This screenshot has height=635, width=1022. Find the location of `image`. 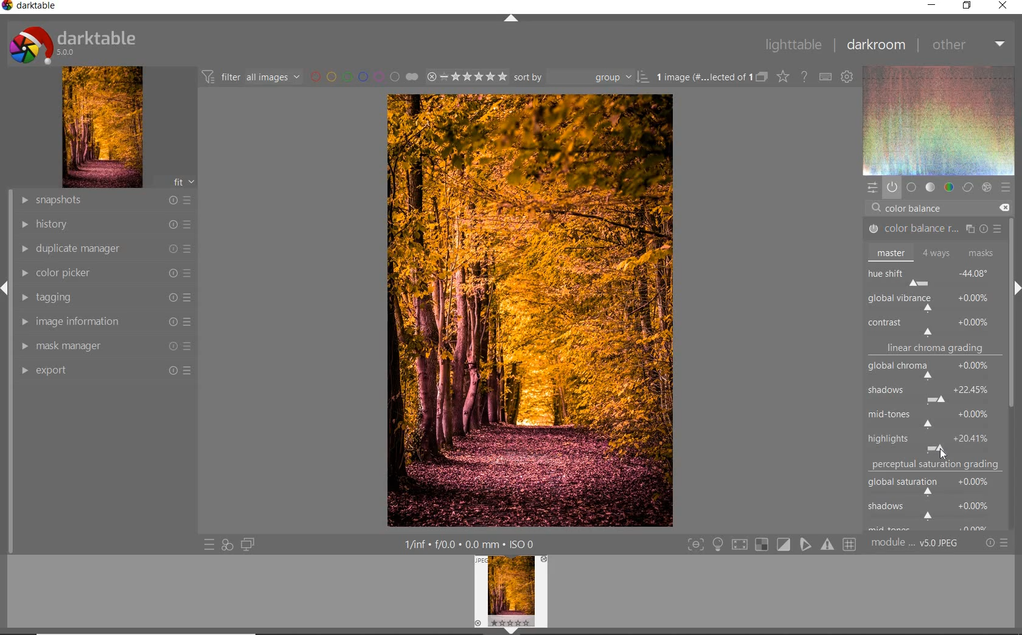

image is located at coordinates (103, 127).